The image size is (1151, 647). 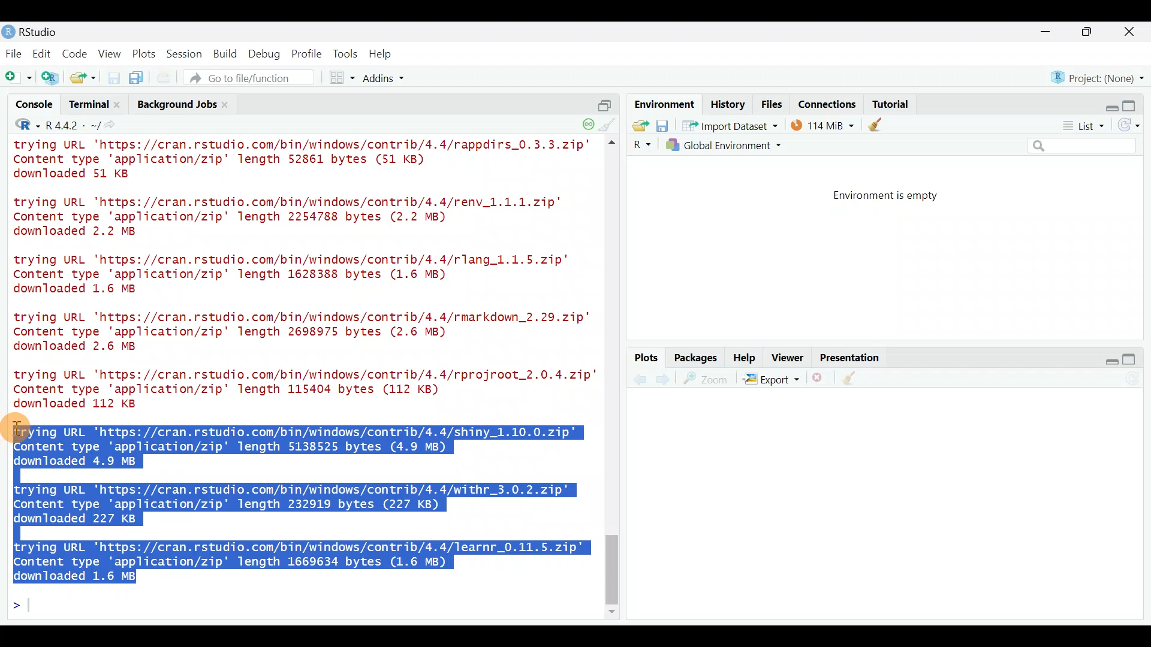 What do you see at coordinates (728, 104) in the screenshot?
I see `History` at bounding box center [728, 104].